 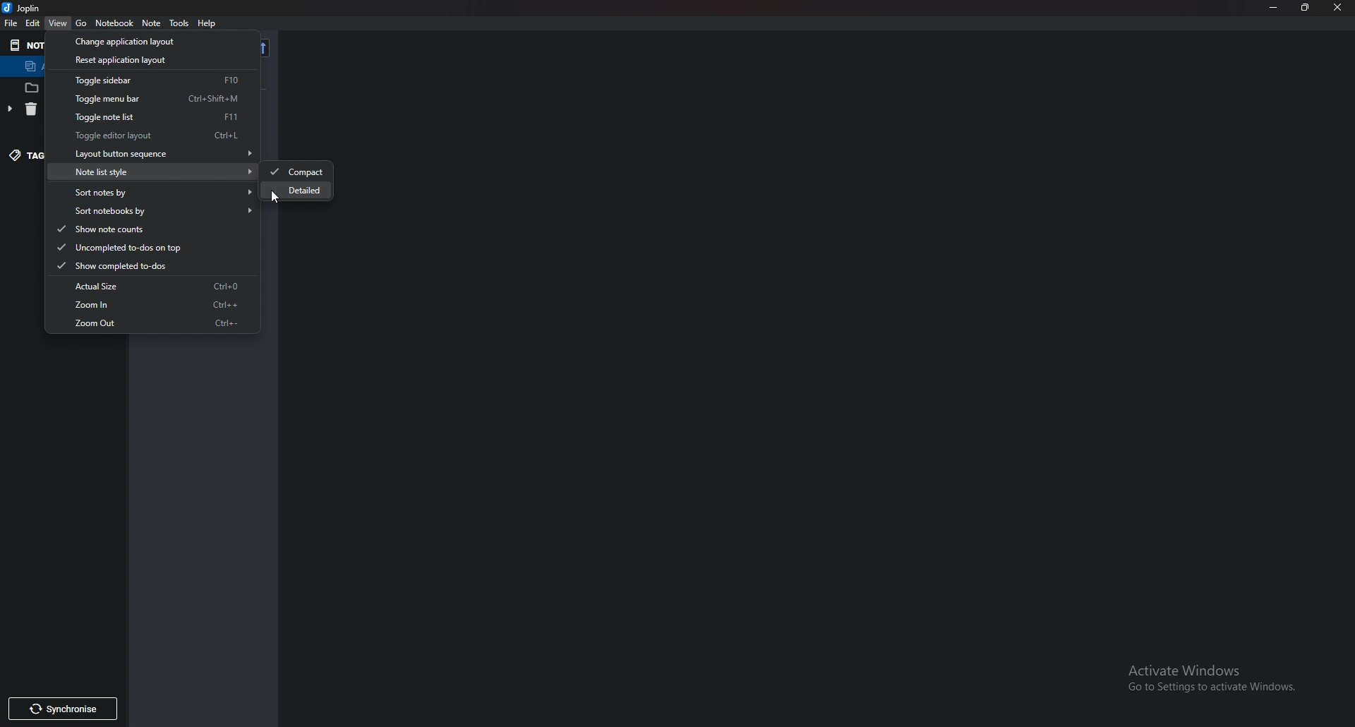 I want to click on Show note counts, so click(x=149, y=229).